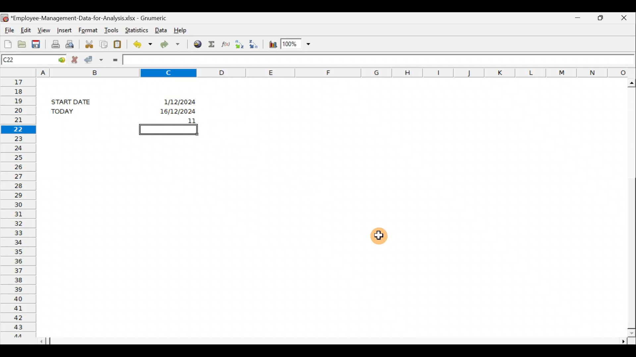  I want to click on Maximize, so click(600, 18).